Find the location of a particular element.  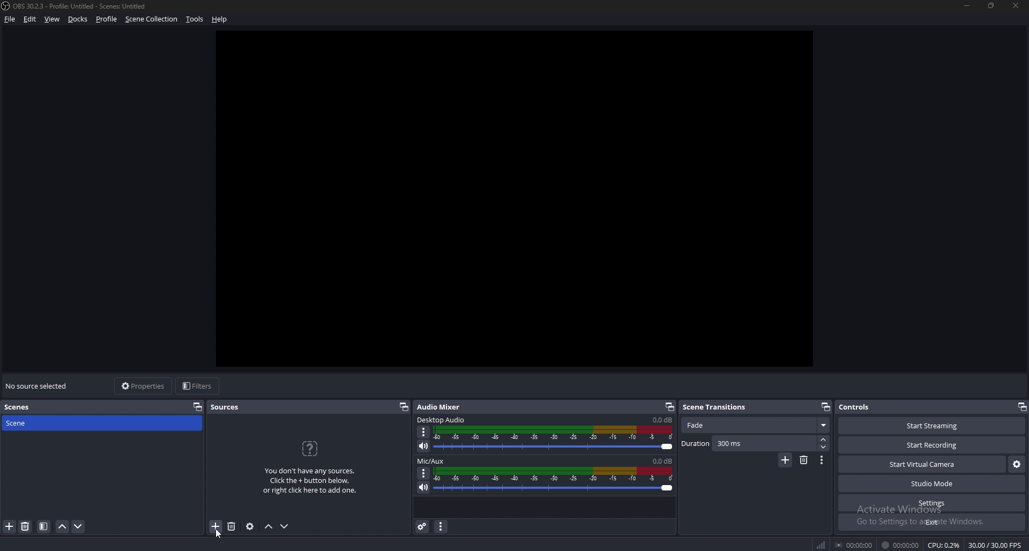

mic/aux is located at coordinates (433, 461).